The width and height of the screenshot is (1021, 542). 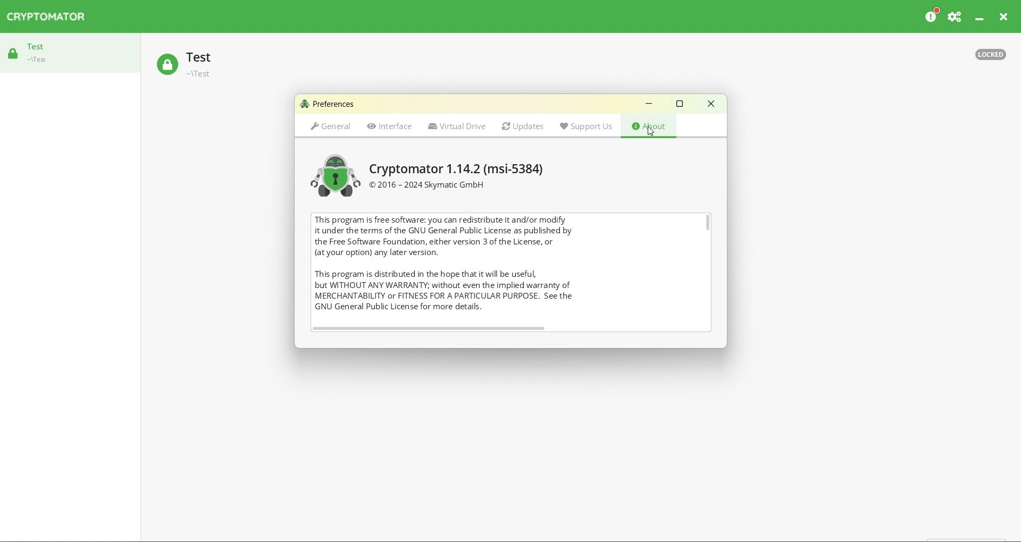 I want to click on Interface, so click(x=389, y=128).